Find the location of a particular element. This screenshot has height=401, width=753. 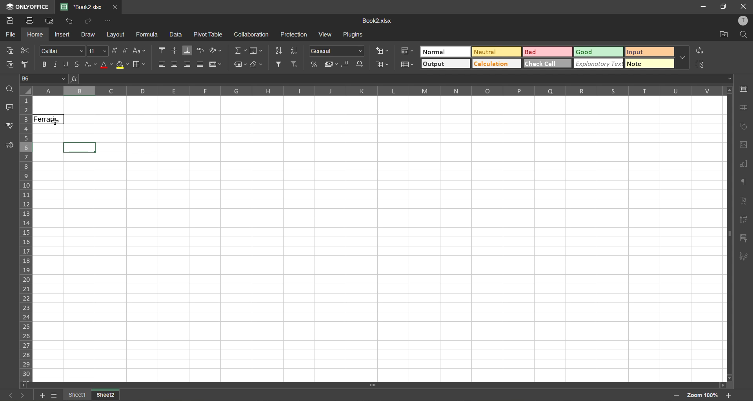

font size is located at coordinates (98, 51).